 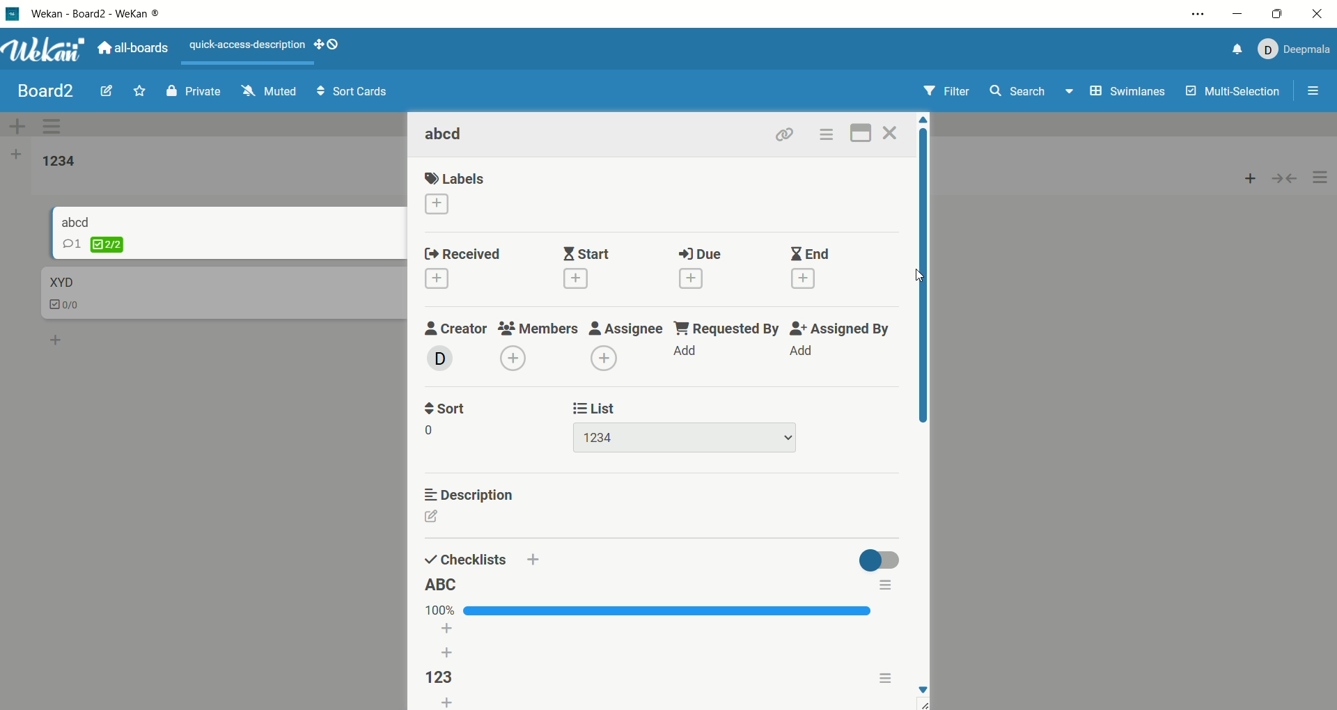 I want to click on description, so click(x=469, y=492).